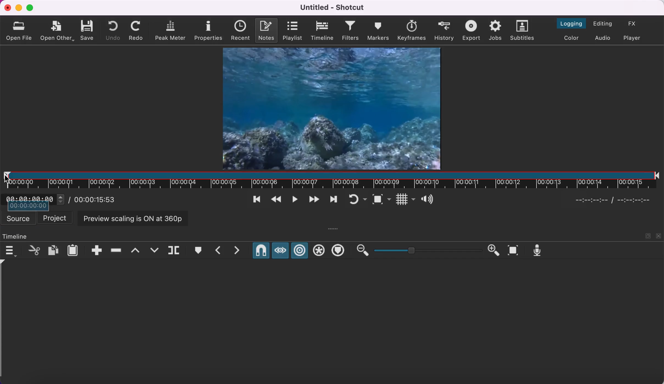  Describe the element at coordinates (134, 250) in the screenshot. I see `lift` at that location.